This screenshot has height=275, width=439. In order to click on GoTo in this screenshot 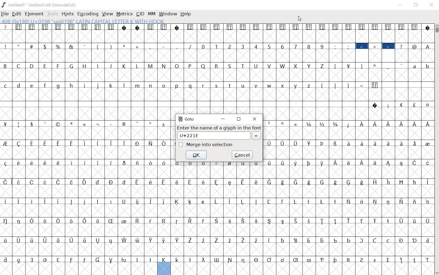, I will do `click(186, 119)`.